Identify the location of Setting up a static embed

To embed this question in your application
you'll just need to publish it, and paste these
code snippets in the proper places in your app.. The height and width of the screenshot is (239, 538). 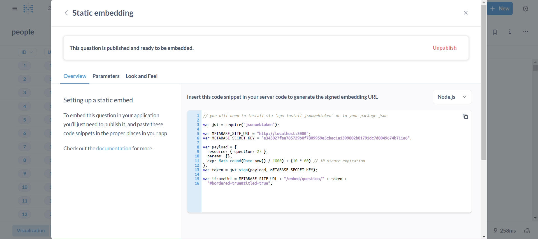
(116, 116).